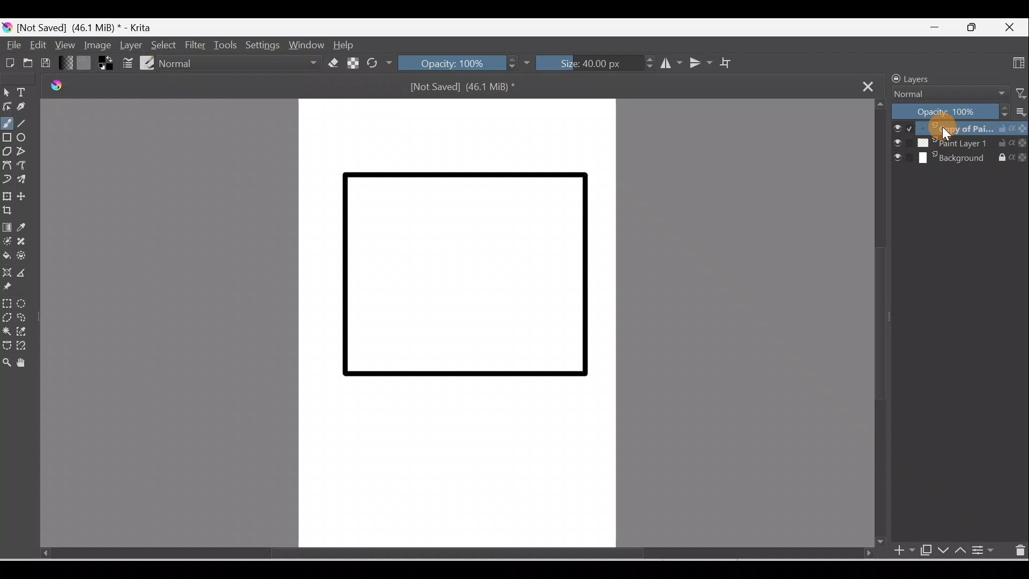  I want to click on Filter, so click(1017, 93).